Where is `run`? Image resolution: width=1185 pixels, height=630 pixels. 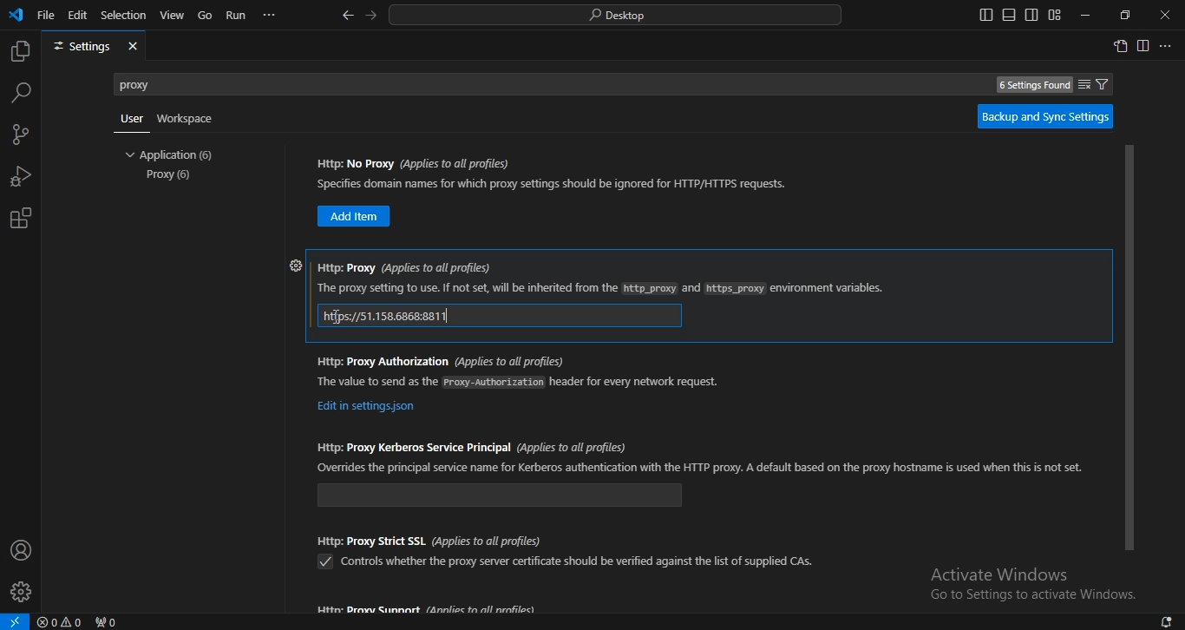 run is located at coordinates (237, 16).